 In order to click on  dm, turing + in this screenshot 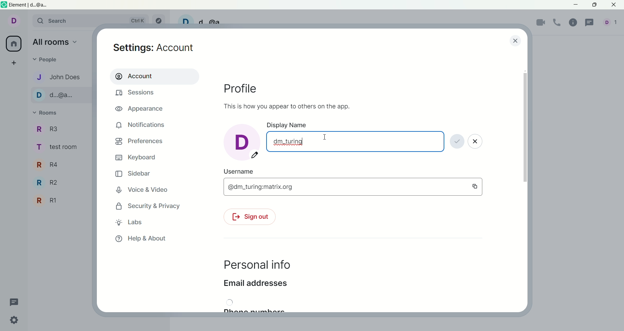, I will do `click(355, 141)`.